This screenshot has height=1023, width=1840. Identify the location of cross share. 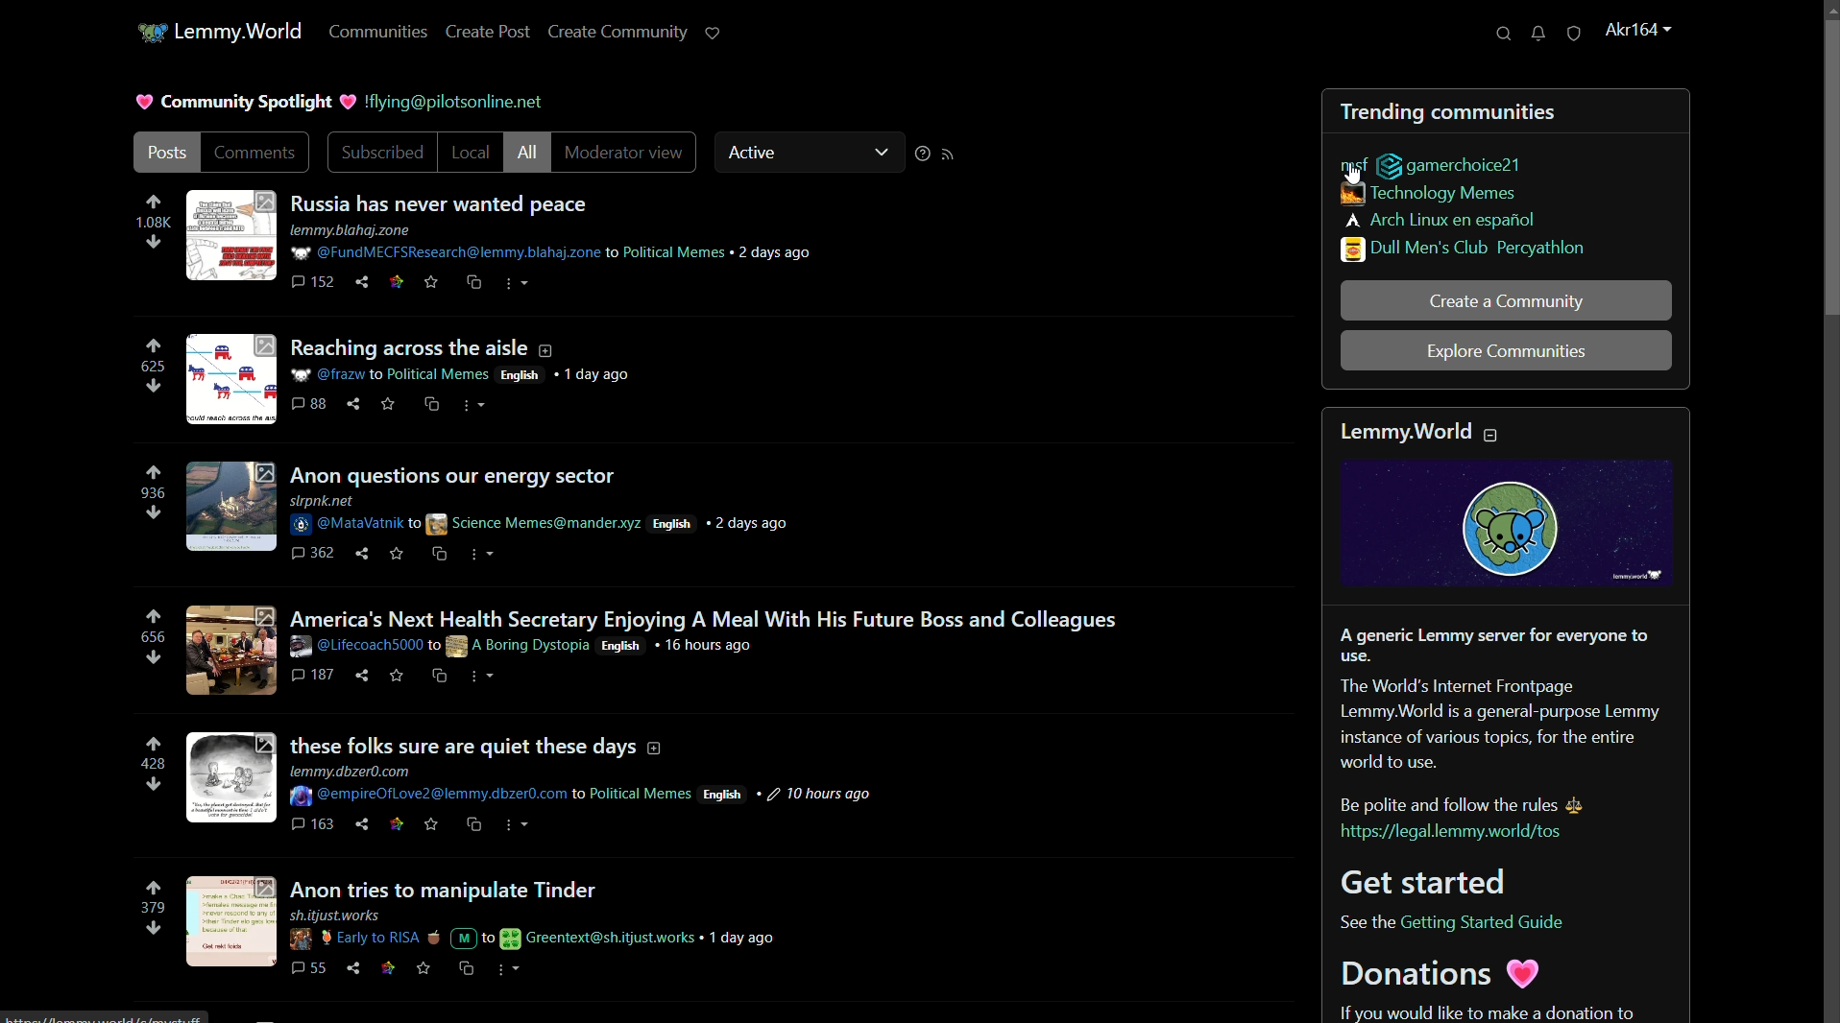
(468, 282).